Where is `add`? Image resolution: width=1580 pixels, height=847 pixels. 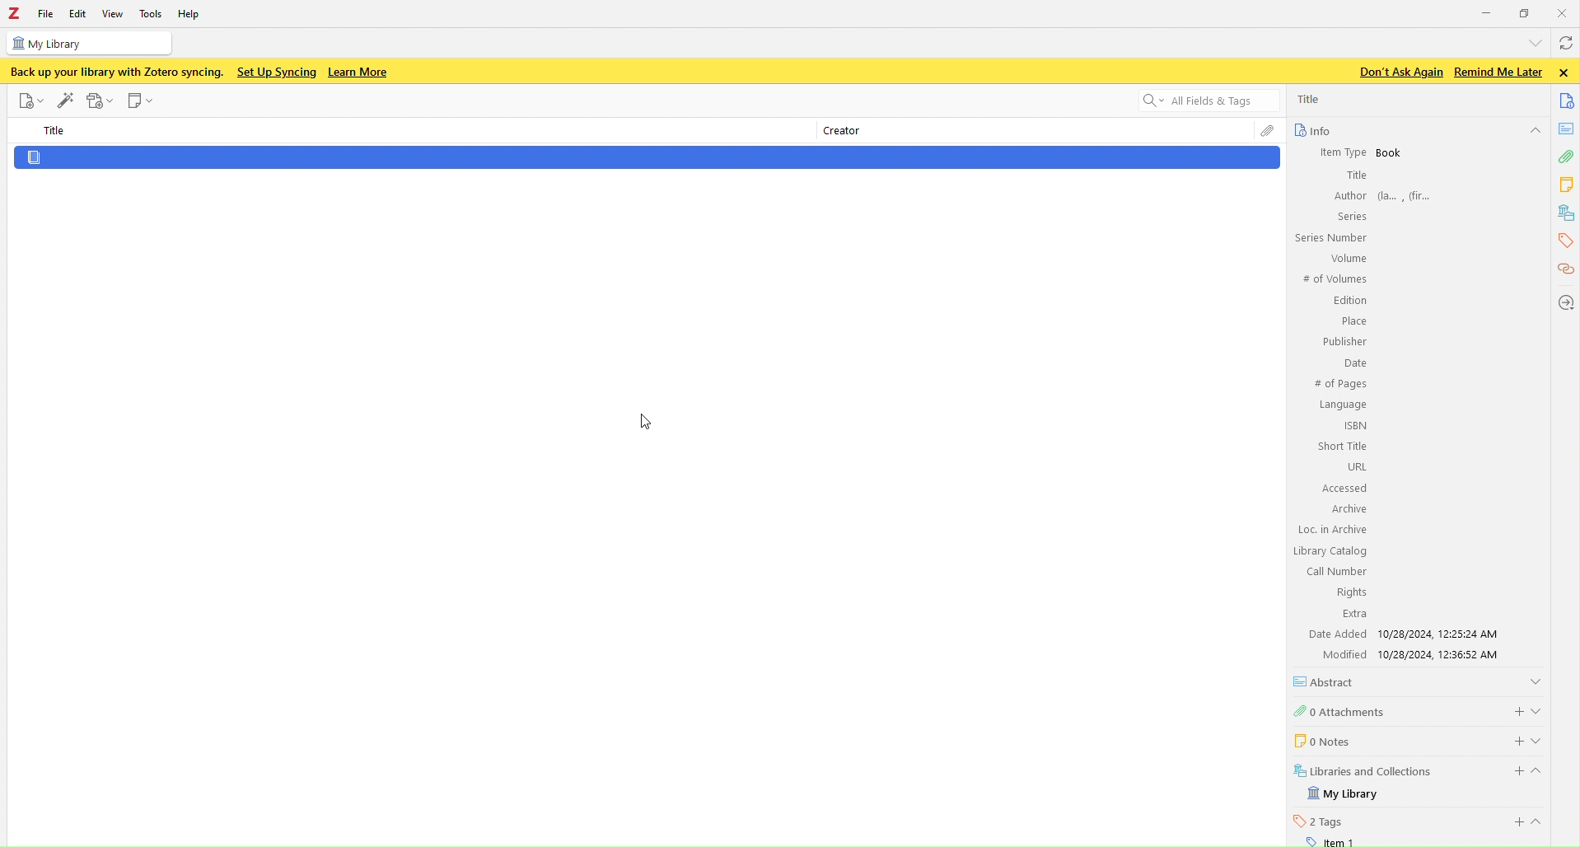
add is located at coordinates (1514, 709).